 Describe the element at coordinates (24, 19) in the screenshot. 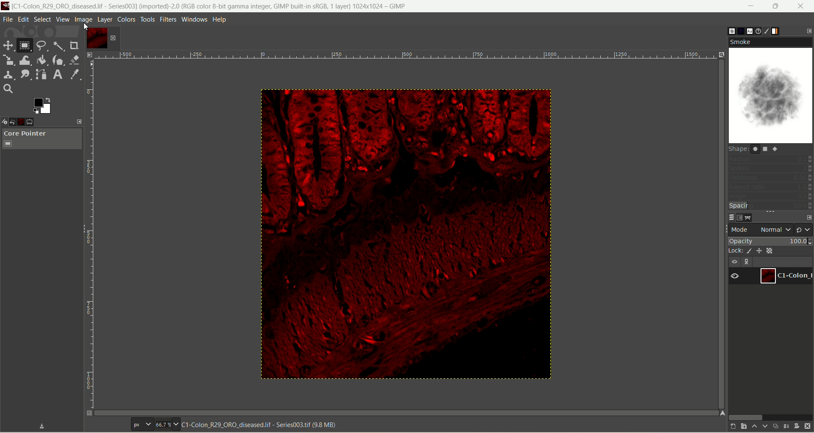

I see `edit` at that location.